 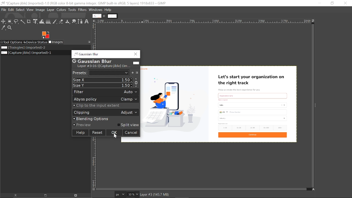 I want to click on Device status, so click(x=35, y=42).